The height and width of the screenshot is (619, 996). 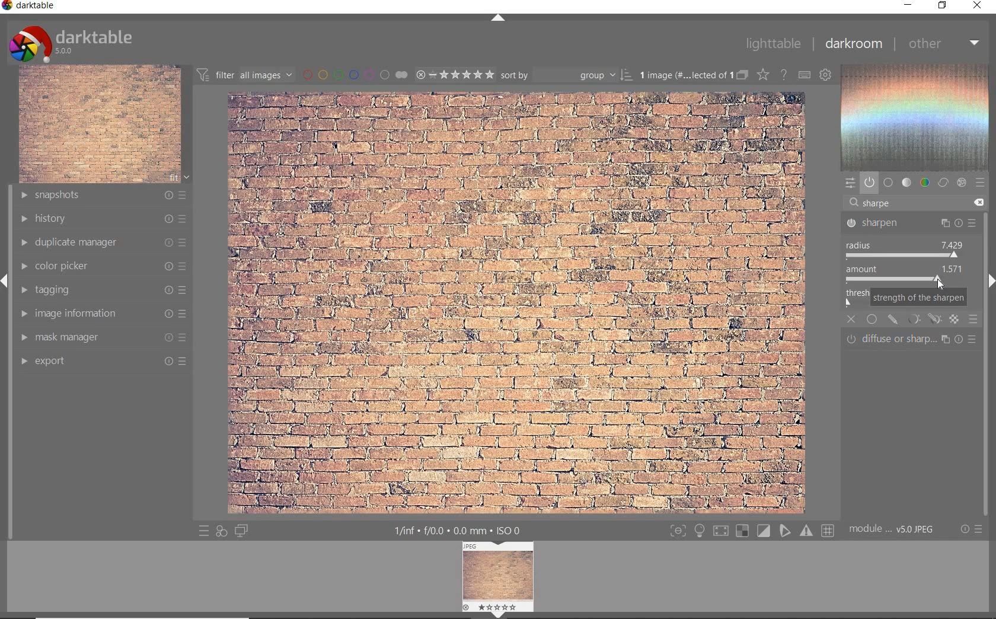 What do you see at coordinates (762, 74) in the screenshot?
I see `change type of overlay` at bounding box center [762, 74].